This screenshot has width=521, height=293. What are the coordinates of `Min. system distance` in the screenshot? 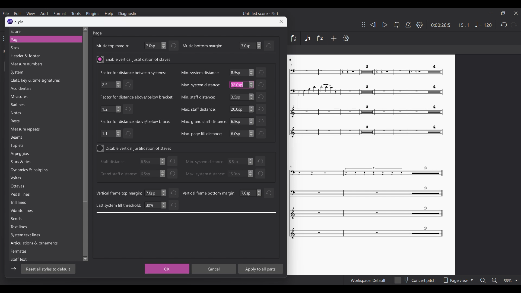 It's located at (199, 73).